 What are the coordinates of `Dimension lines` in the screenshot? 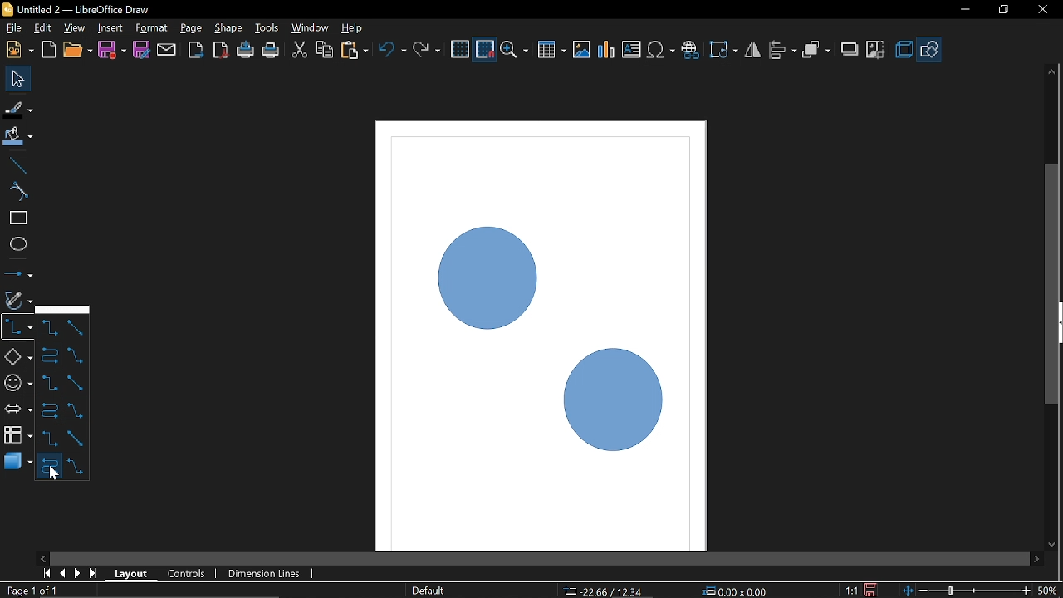 It's located at (269, 573).